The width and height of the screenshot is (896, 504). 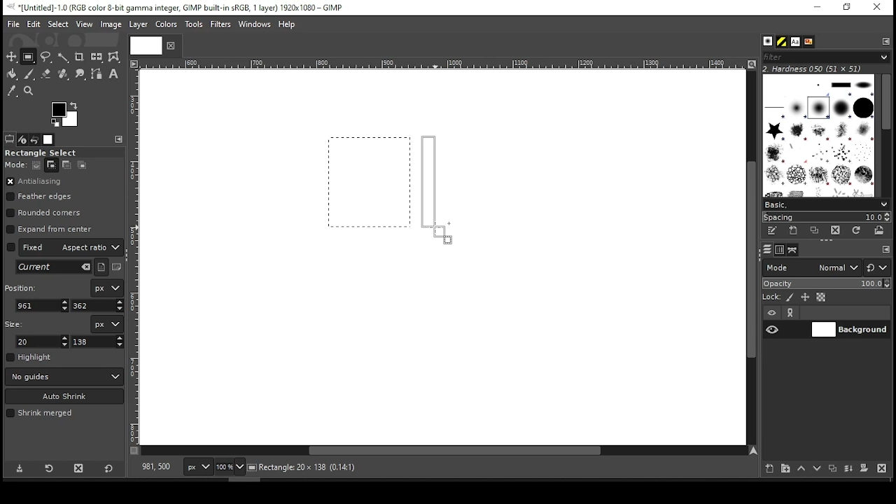 I want to click on 818,363, so click(x=155, y=467).